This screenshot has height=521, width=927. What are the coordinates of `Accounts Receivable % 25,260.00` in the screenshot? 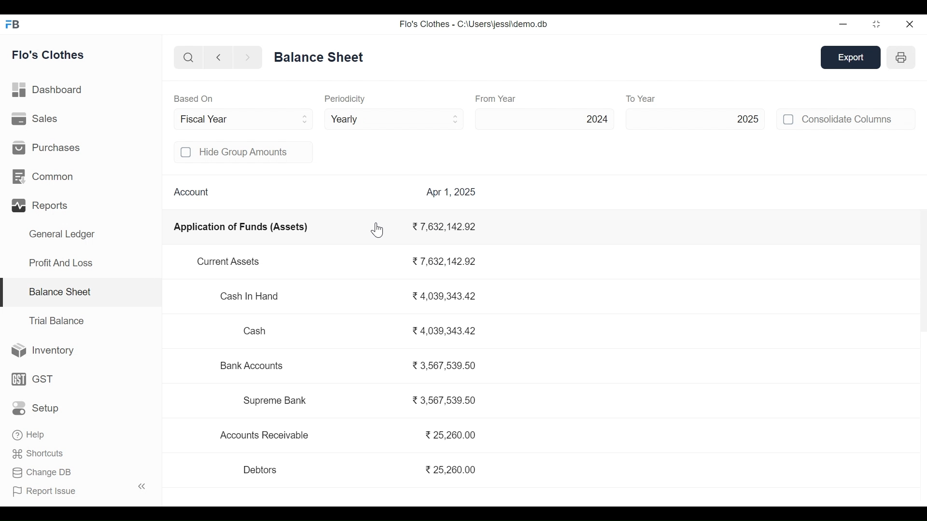 It's located at (350, 436).